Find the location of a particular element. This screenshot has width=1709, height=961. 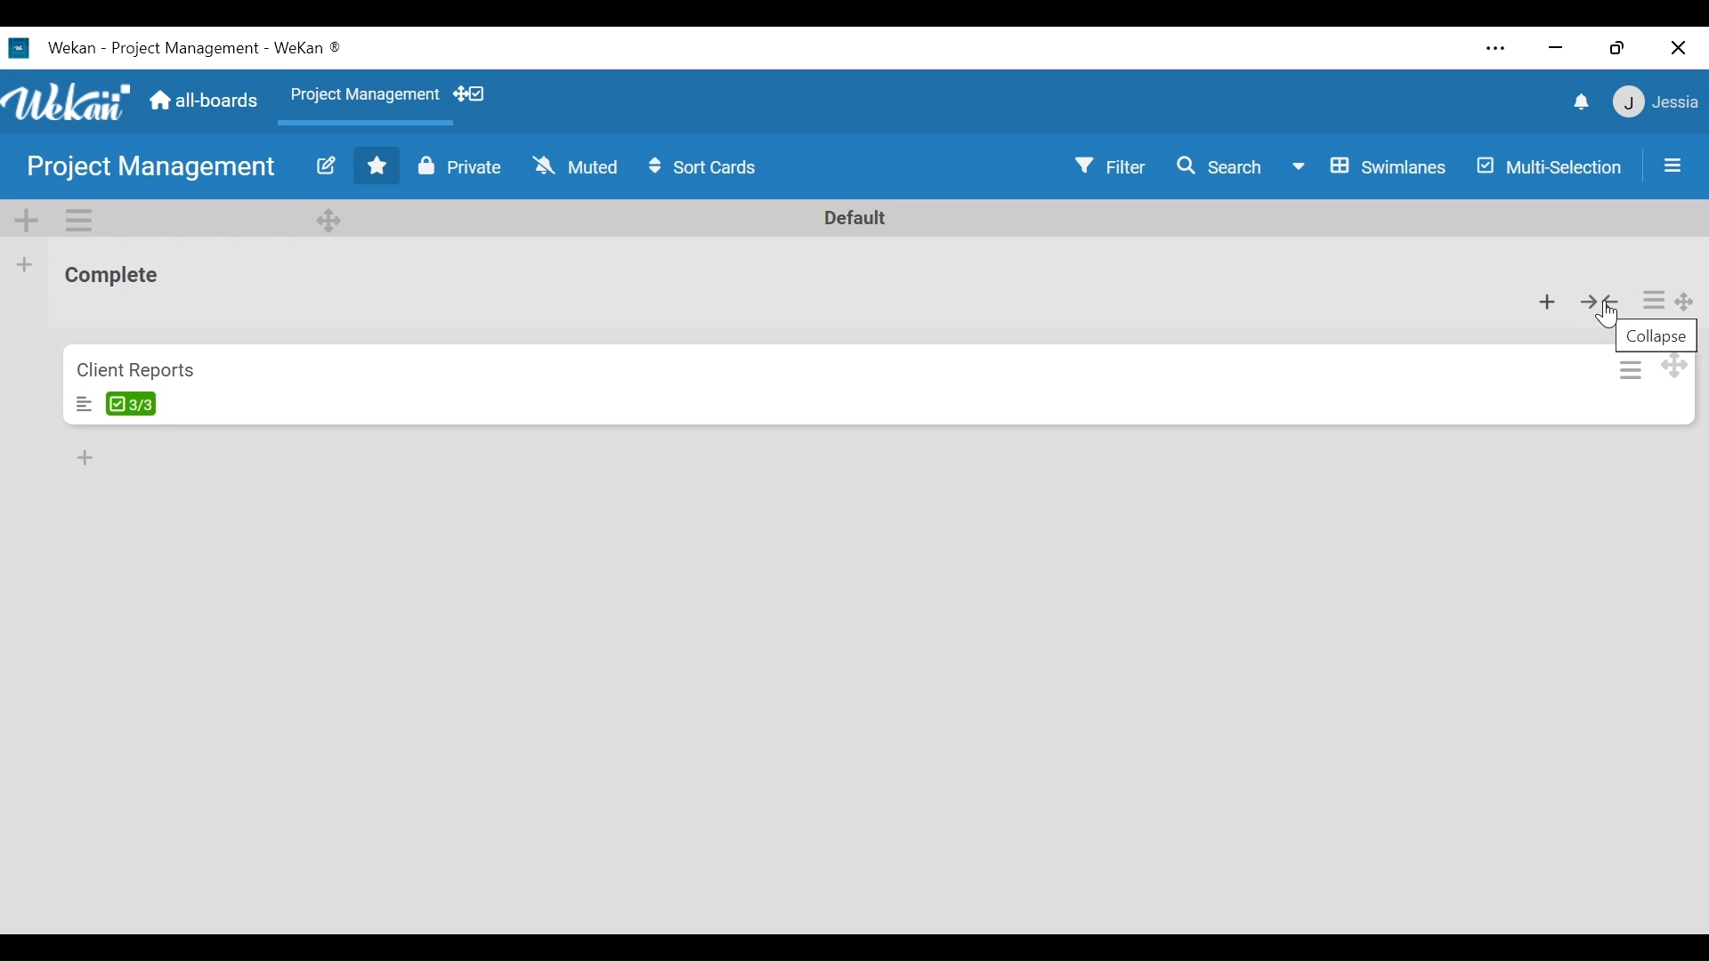

Board Title is located at coordinates (152, 166).